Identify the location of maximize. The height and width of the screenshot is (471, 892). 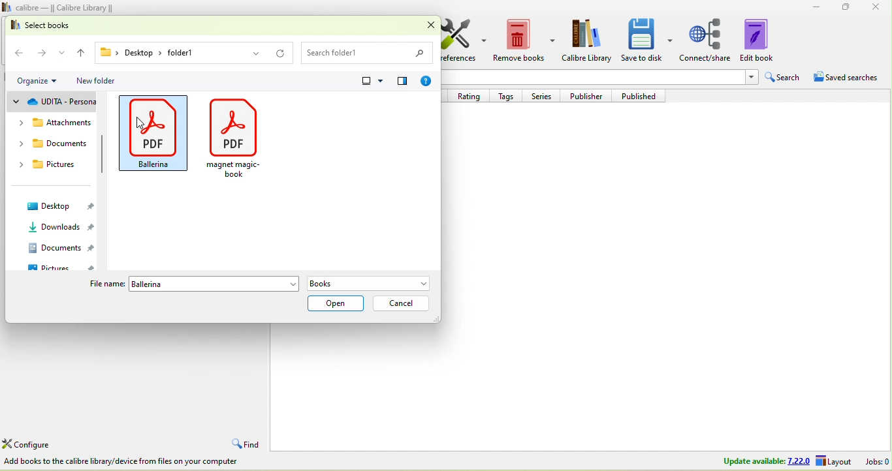
(846, 8).